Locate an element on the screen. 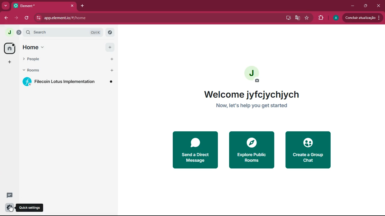 This screenshot has width=385, height=216. room is located at coordinates (68, 82).